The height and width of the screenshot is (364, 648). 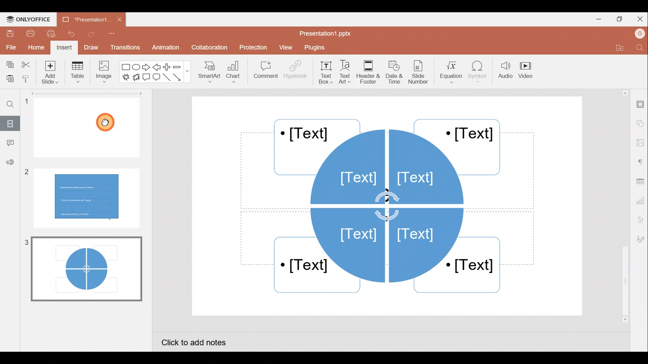 I want to click on Plugins, so click(x=318, y=48).